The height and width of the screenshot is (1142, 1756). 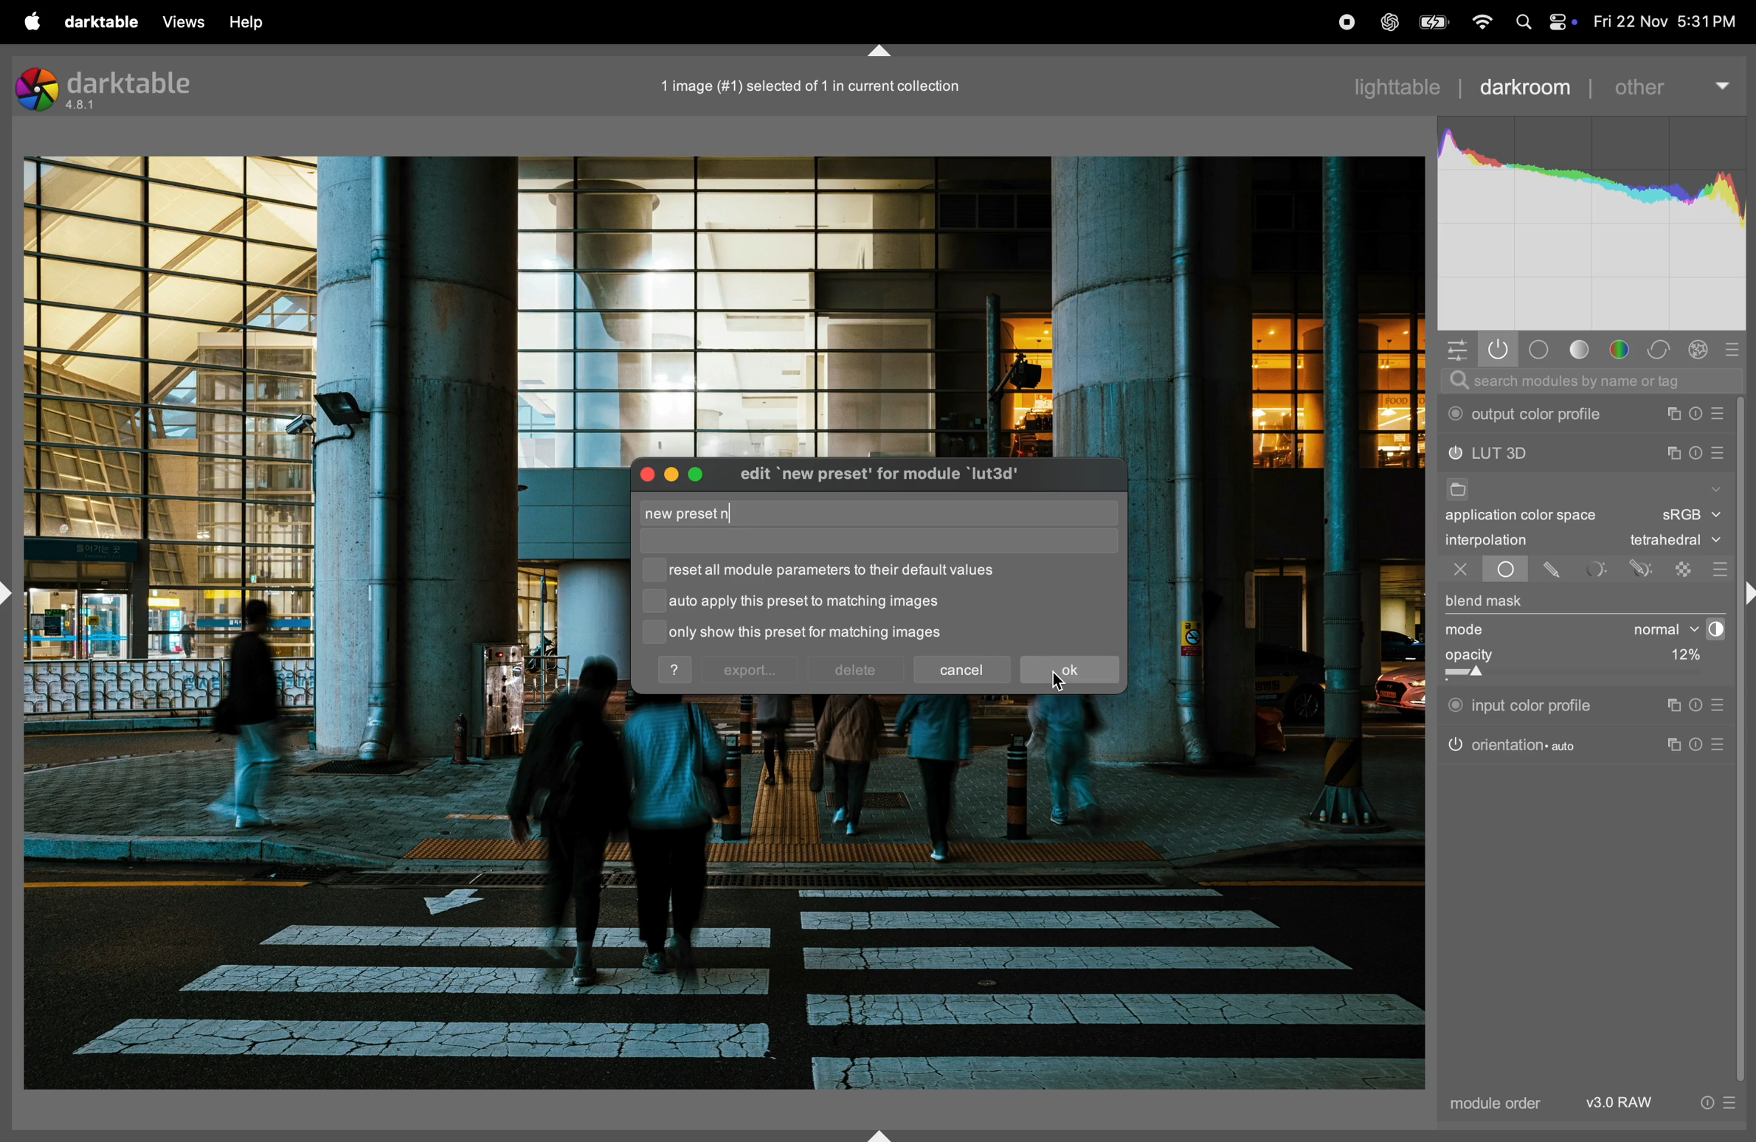 What do you see at coordinates (114, 87) in the screenshot?
I see `darktable version` at bounding box center [114, 87].